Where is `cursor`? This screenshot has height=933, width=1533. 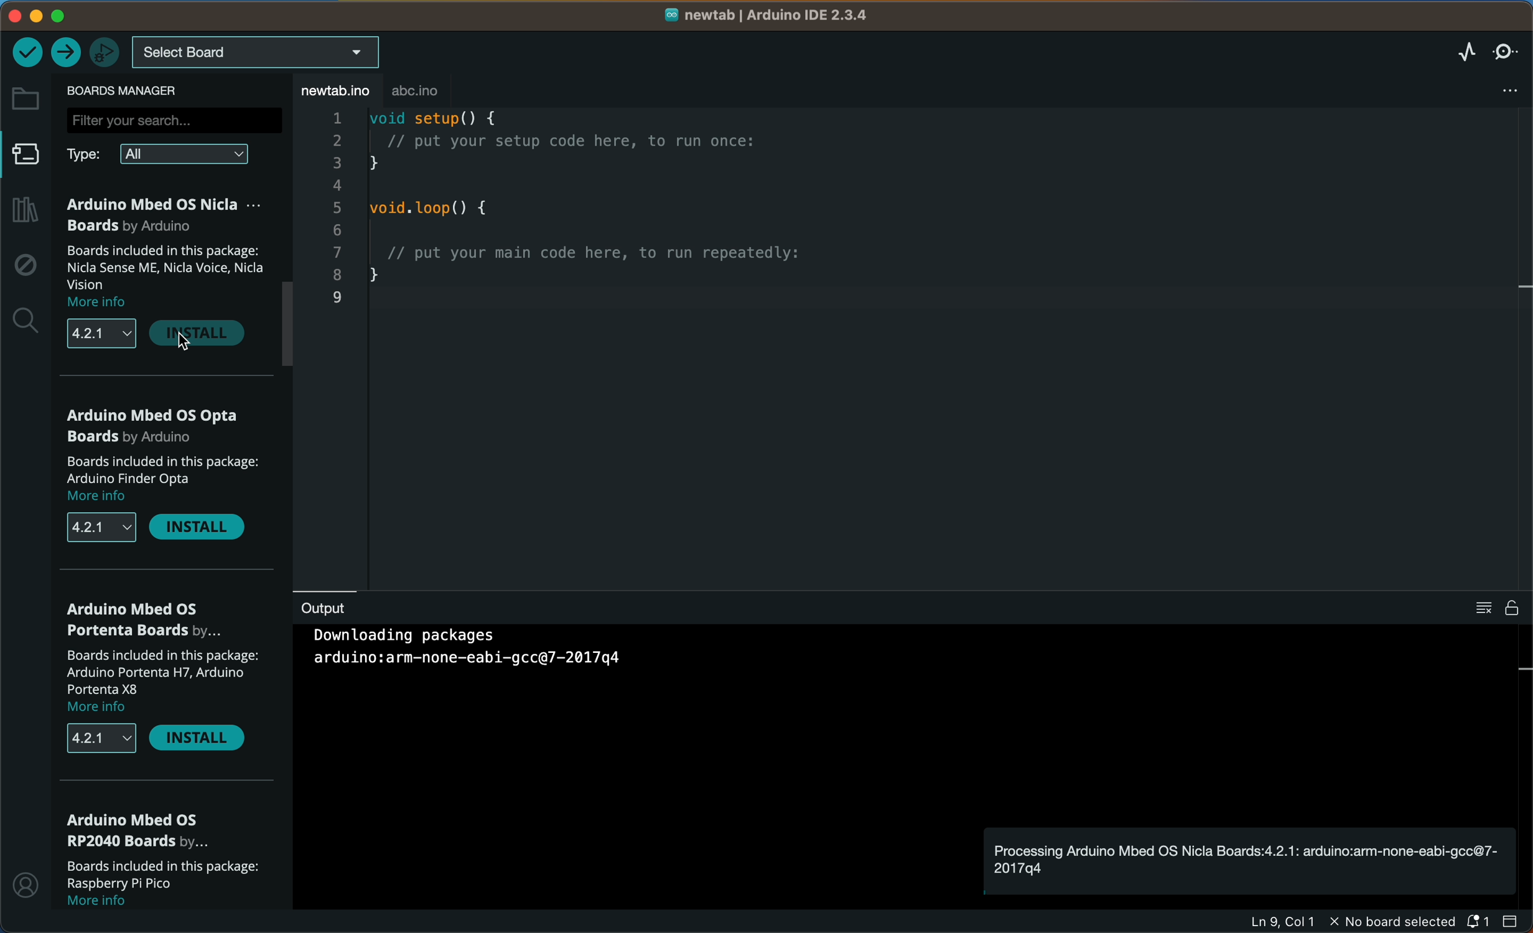
cursor is located at coordinates (180, 342).